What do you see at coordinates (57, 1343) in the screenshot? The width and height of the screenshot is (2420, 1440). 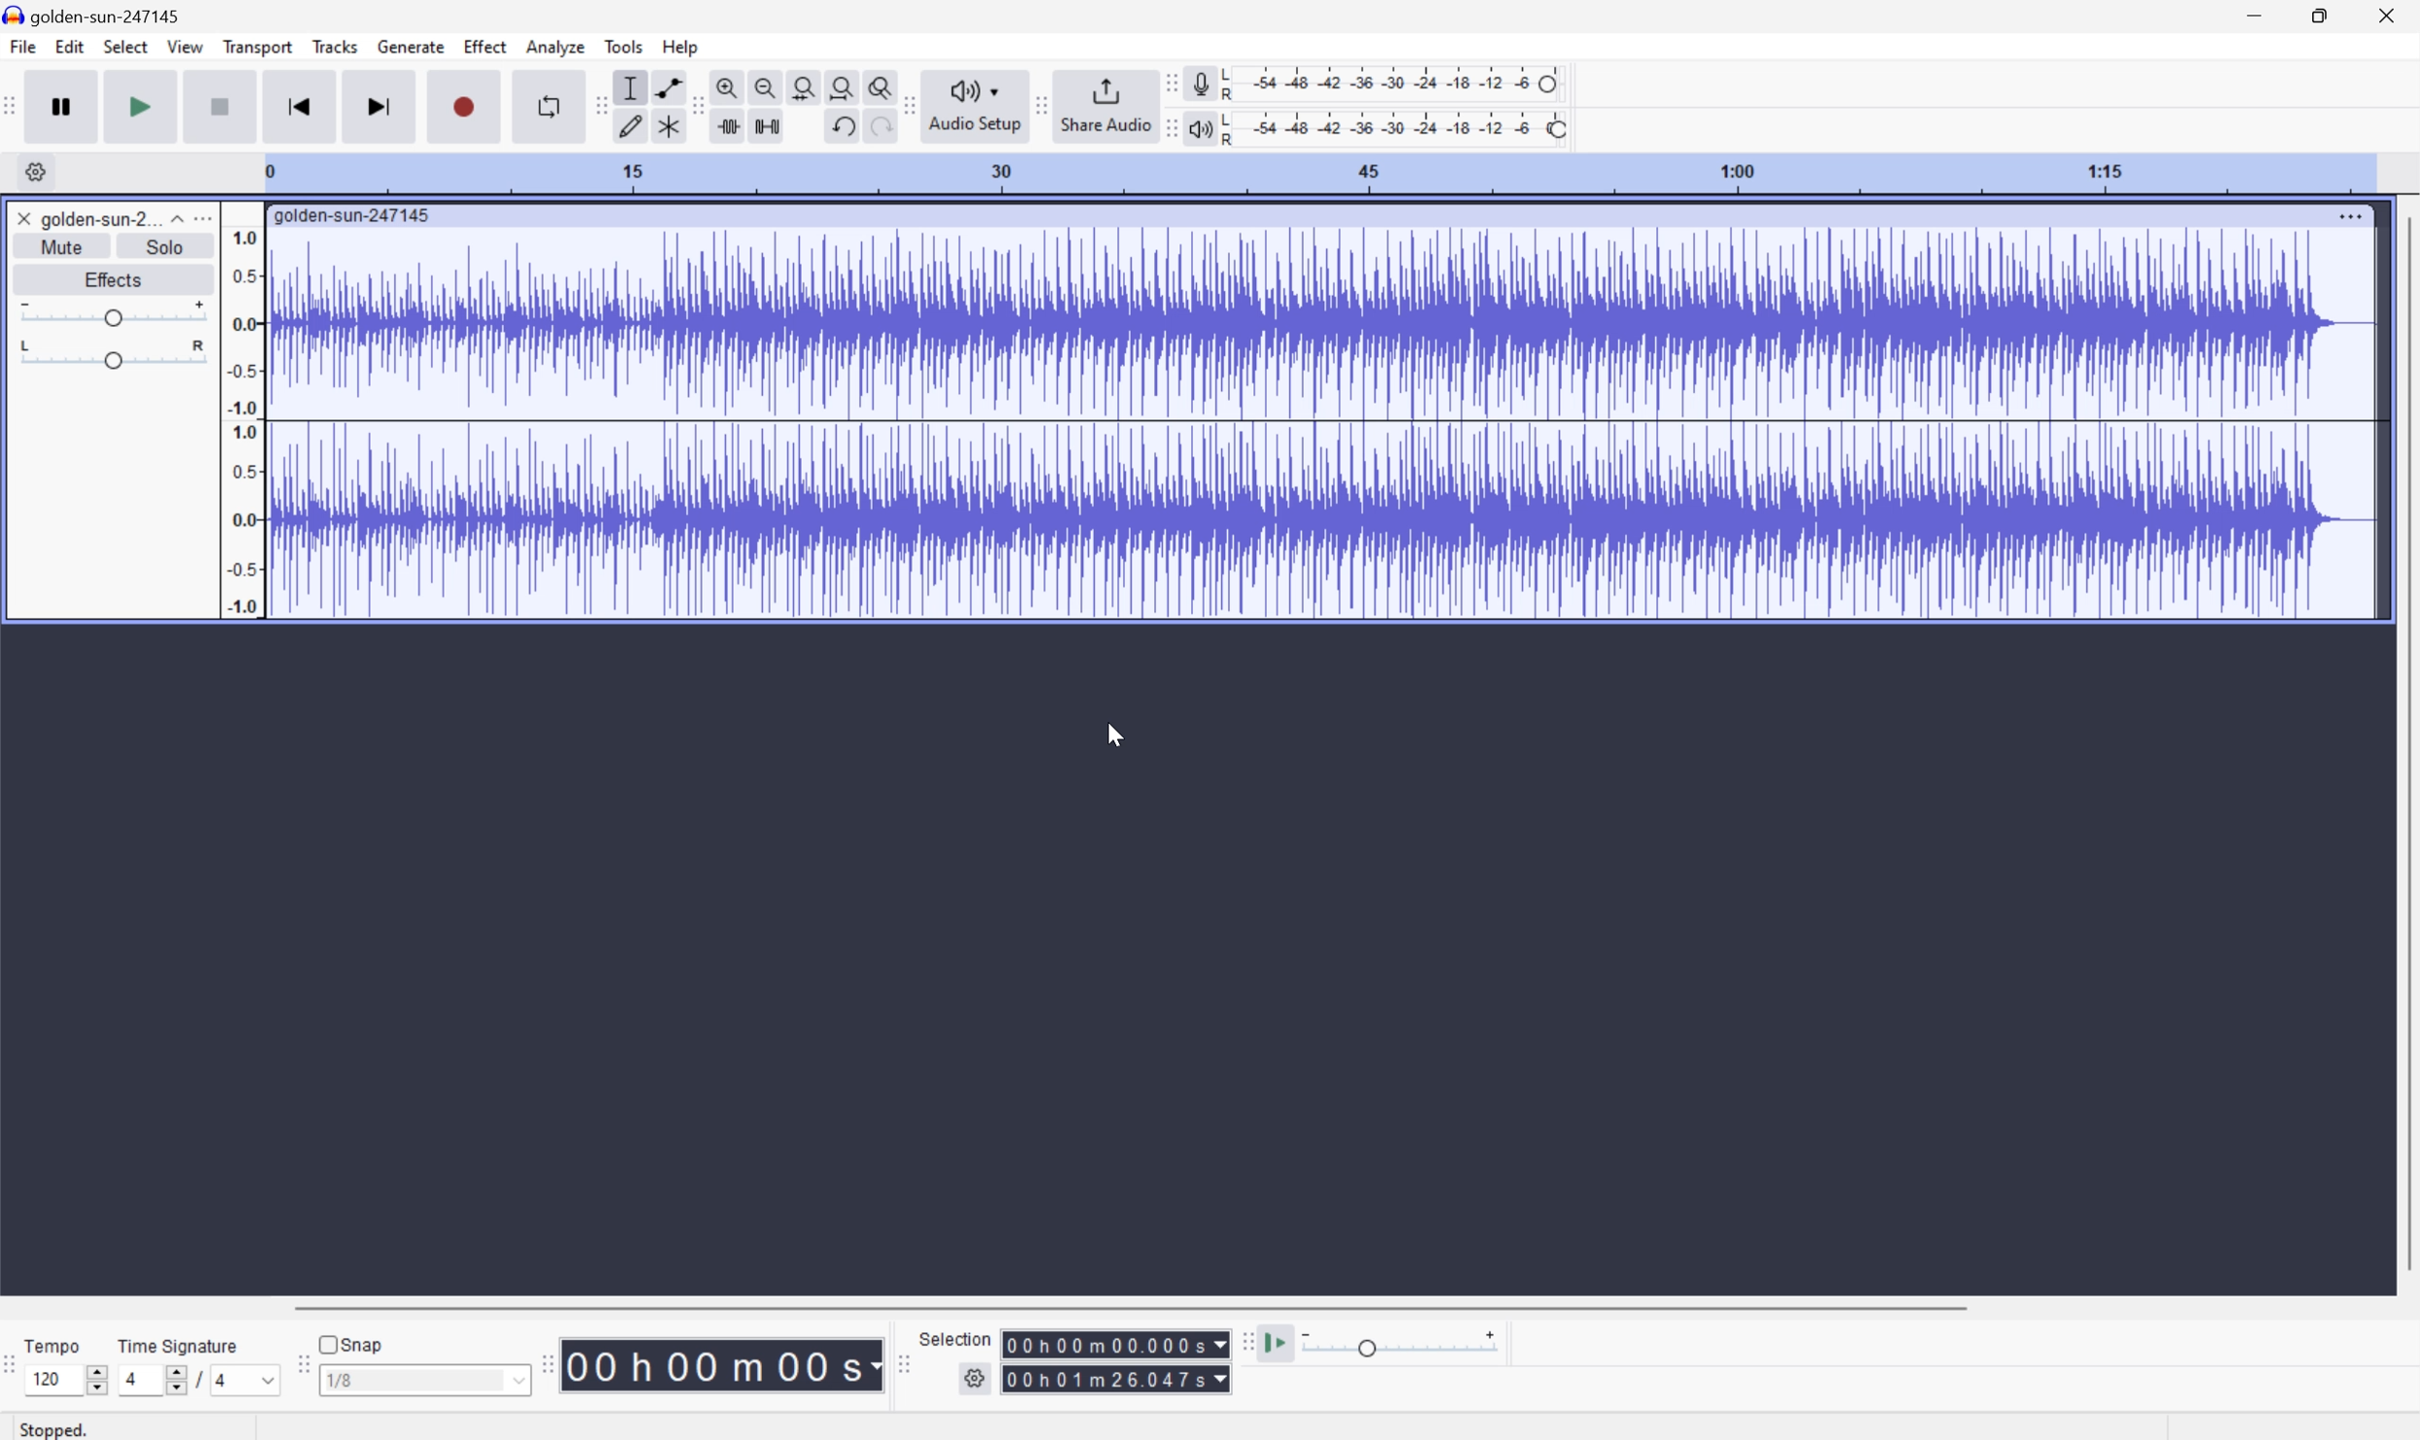 I see `Tempo` at bounding box center [57, 1343].